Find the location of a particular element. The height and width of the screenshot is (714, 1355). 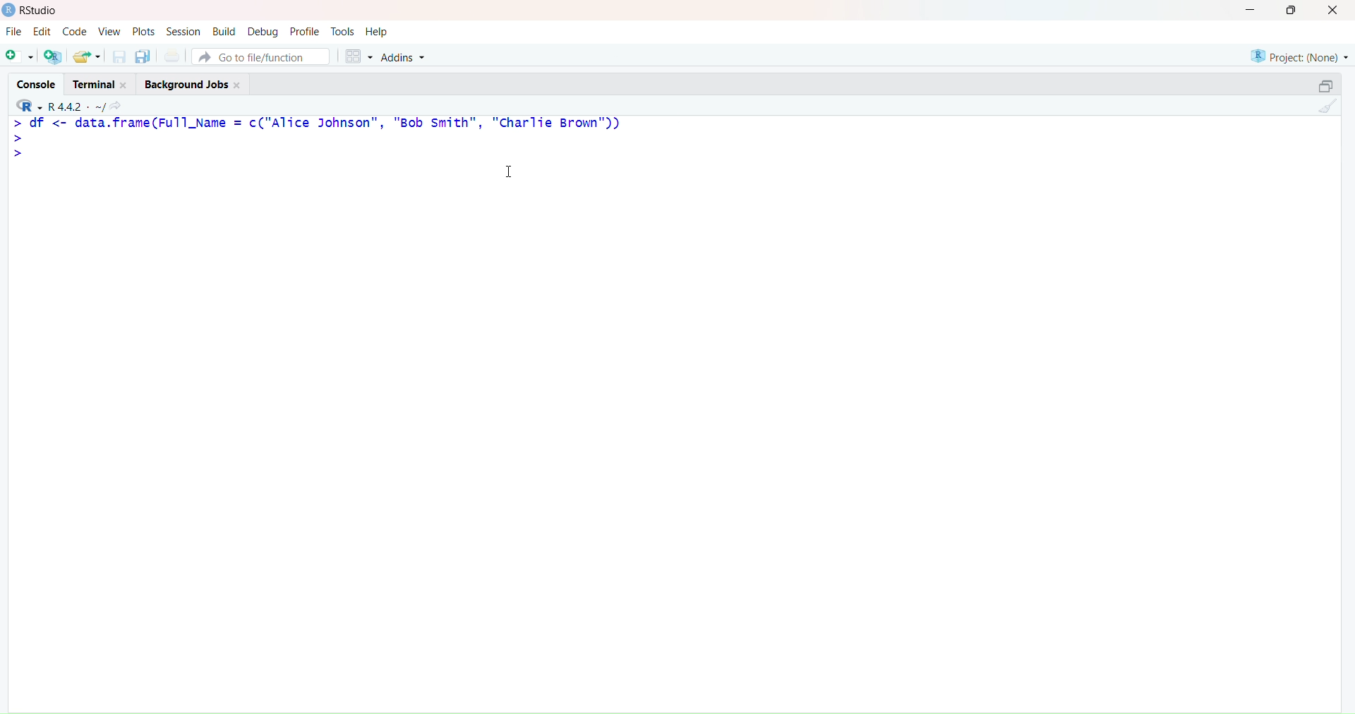

Minimize is located at coordinates (1251, 13).